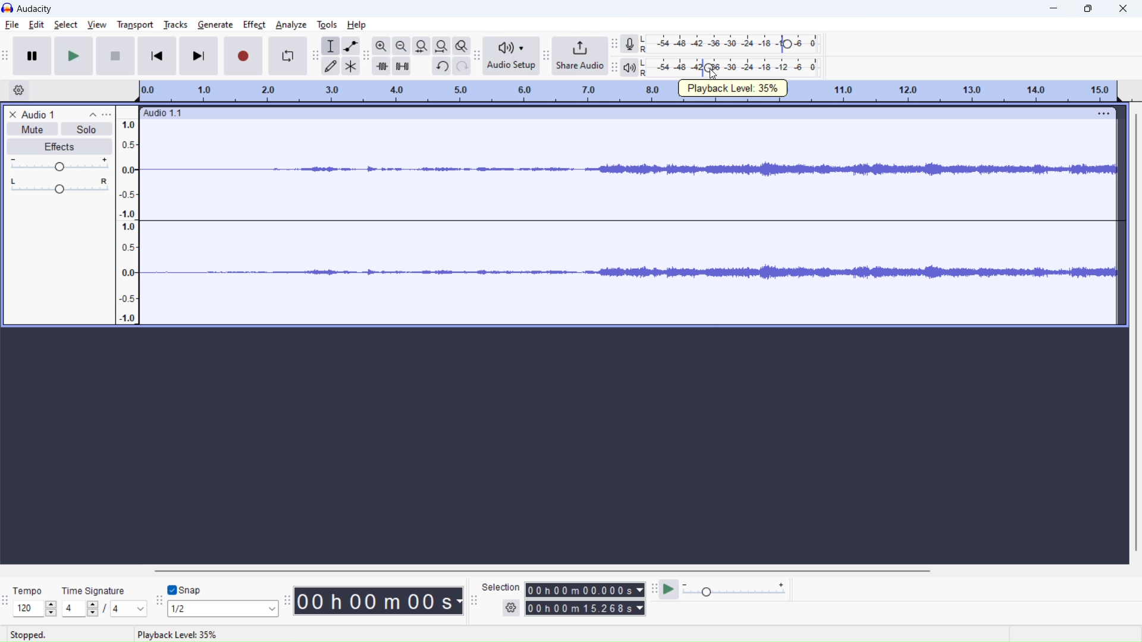 This screenshot has height=642, width=1142. I want to click on redo, so click(462, 66).